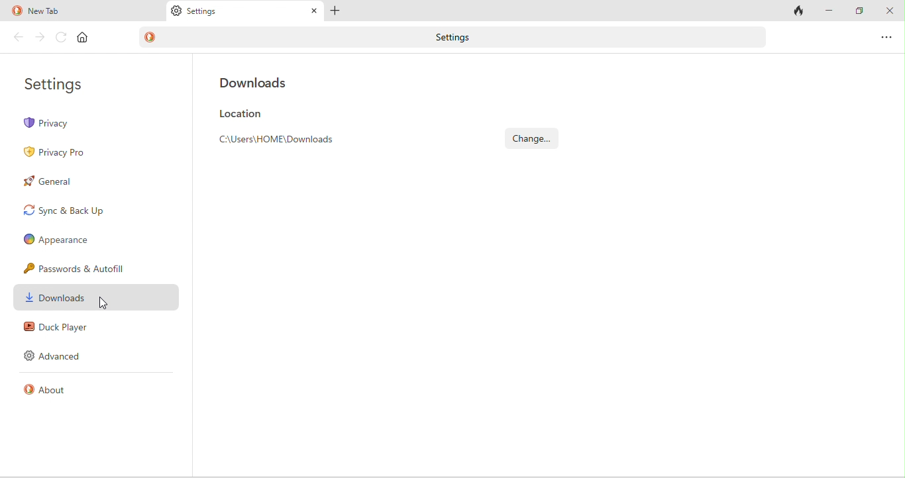 This screenshot has width=905, height=478. I want to click on forward, so click(40, 38).